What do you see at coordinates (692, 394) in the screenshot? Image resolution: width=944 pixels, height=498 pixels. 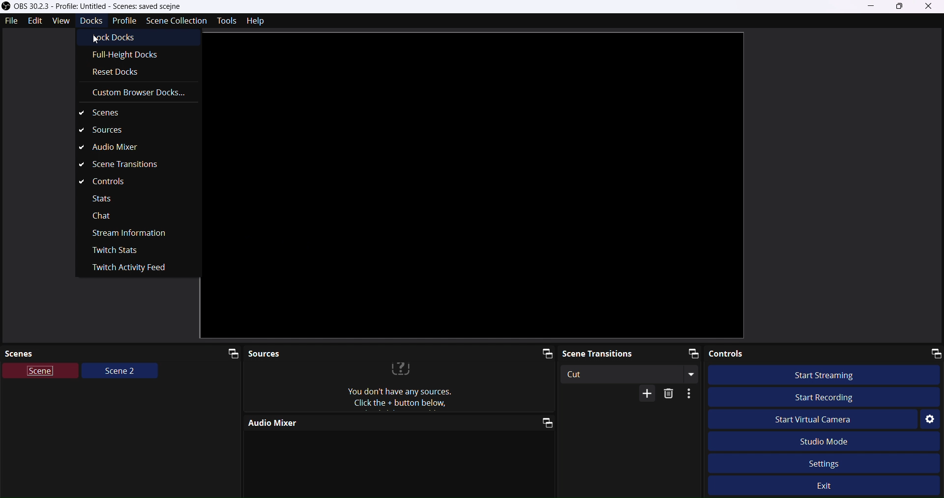 I see `More` at bounding box center [692, 394].